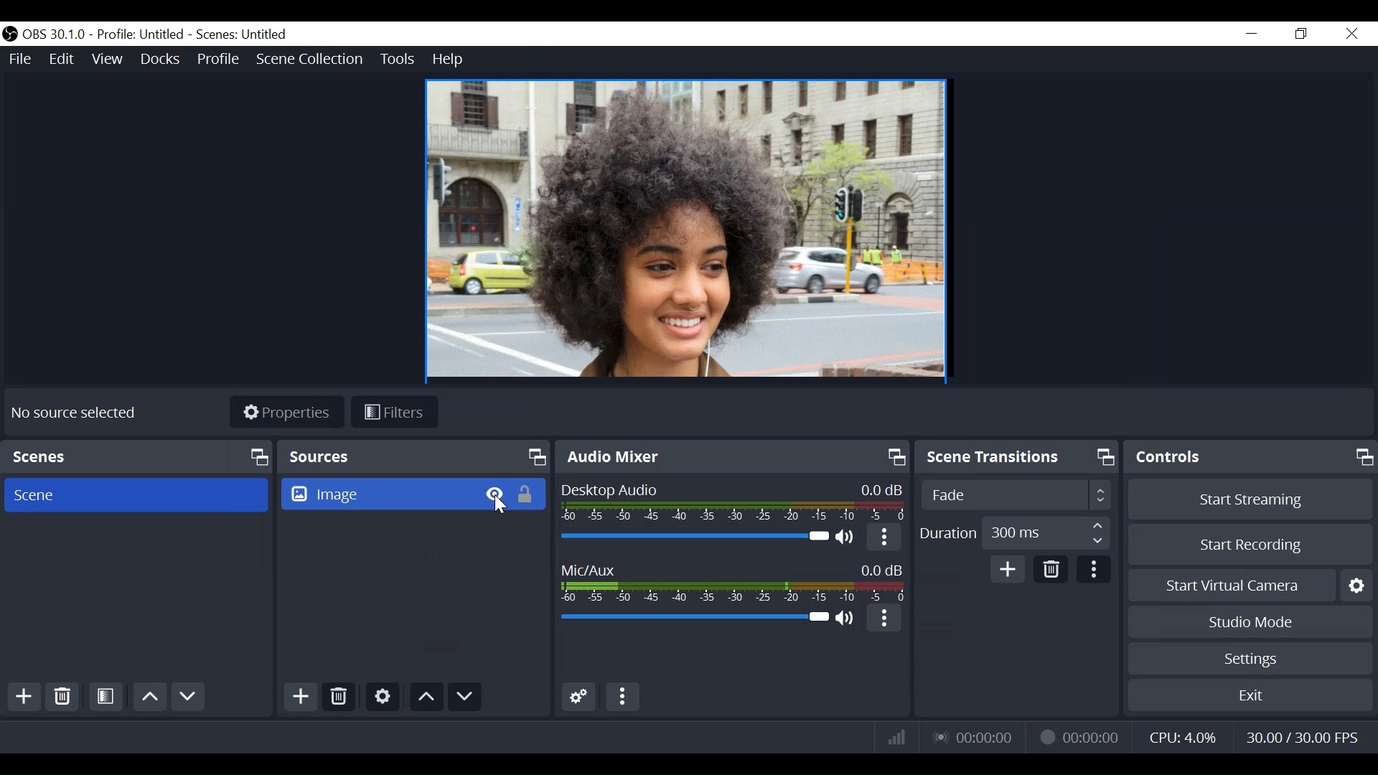 This screenshot has width=1378, height=775. I want to click on Add, so click(1011, 569).